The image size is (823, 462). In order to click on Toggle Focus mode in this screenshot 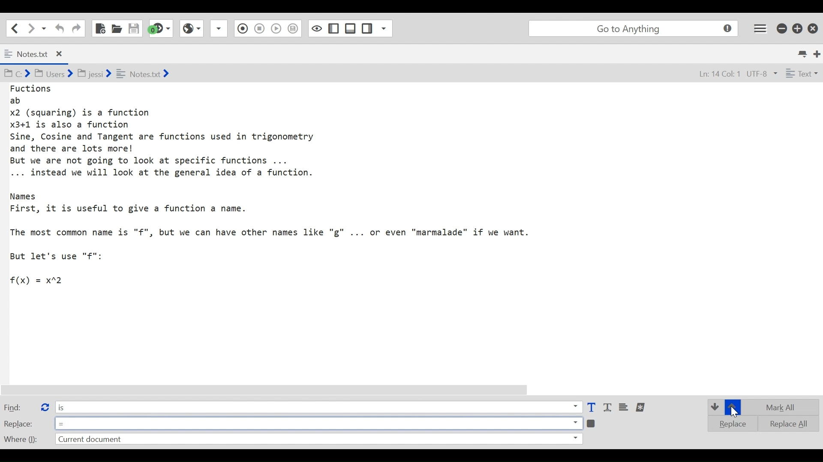, I will do `click(294, 29)`.